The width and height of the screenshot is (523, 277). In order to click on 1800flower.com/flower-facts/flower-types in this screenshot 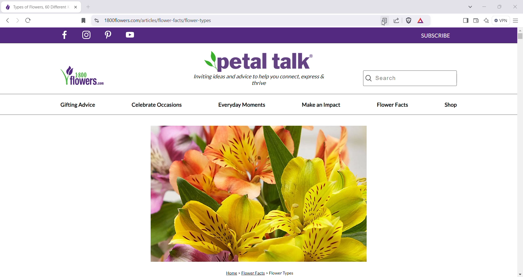, I will do `click(241, 20)`.